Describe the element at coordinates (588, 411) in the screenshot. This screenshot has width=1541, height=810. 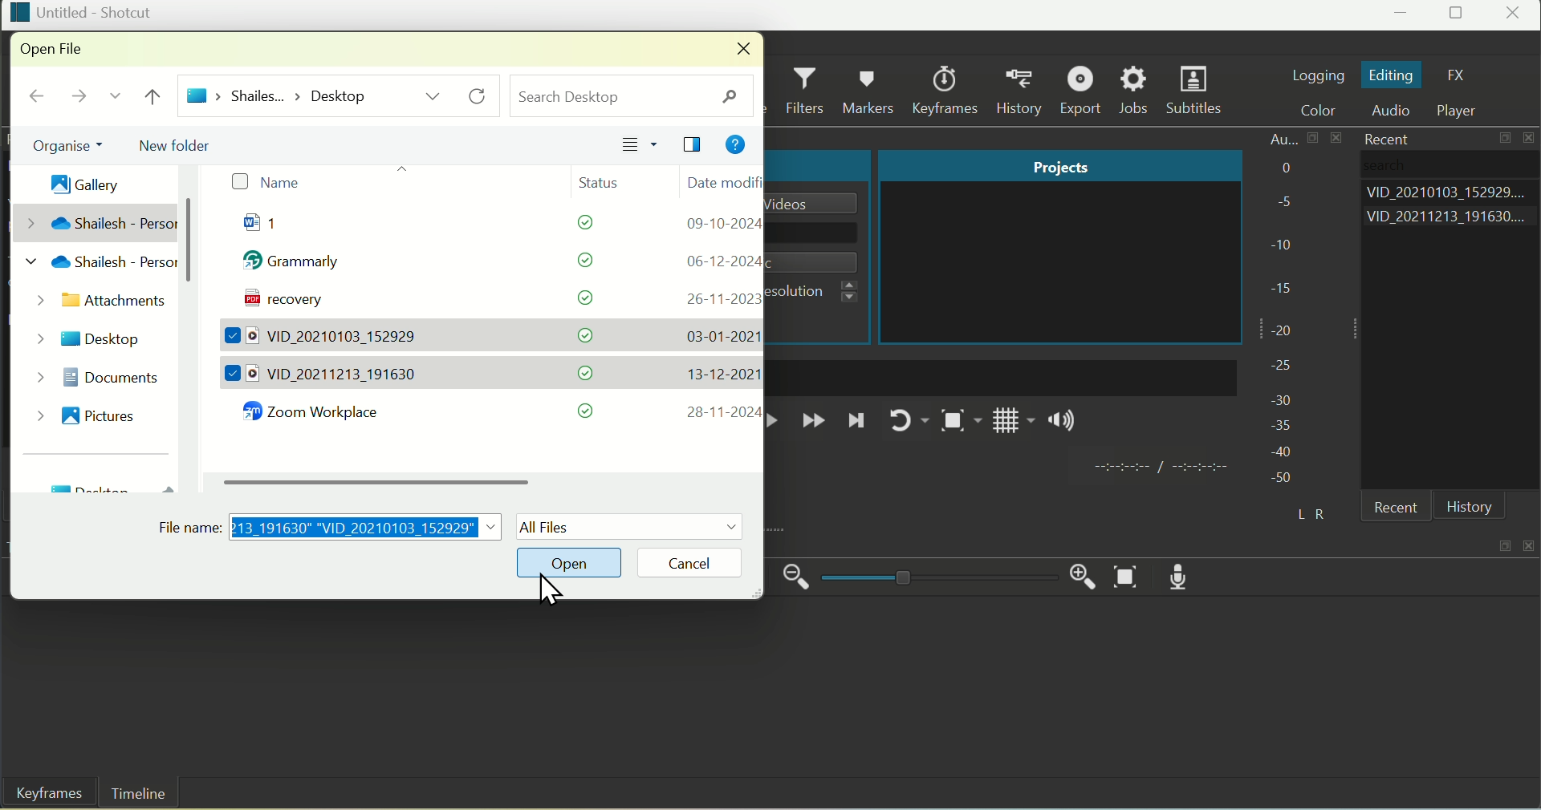
I see `status` at that location.